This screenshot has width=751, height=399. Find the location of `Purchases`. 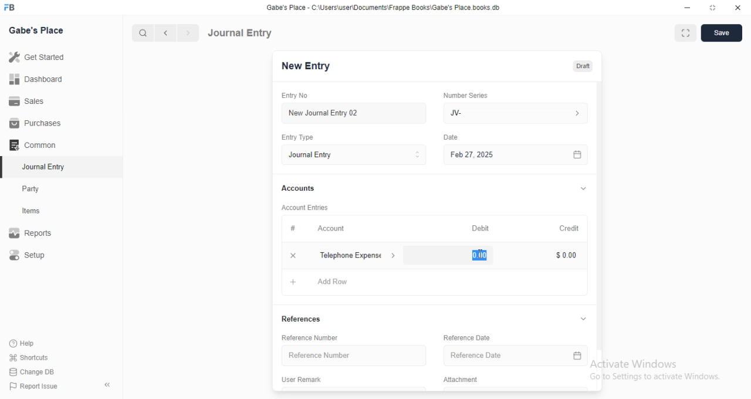

Purchases is located at coordinates (33, 122).